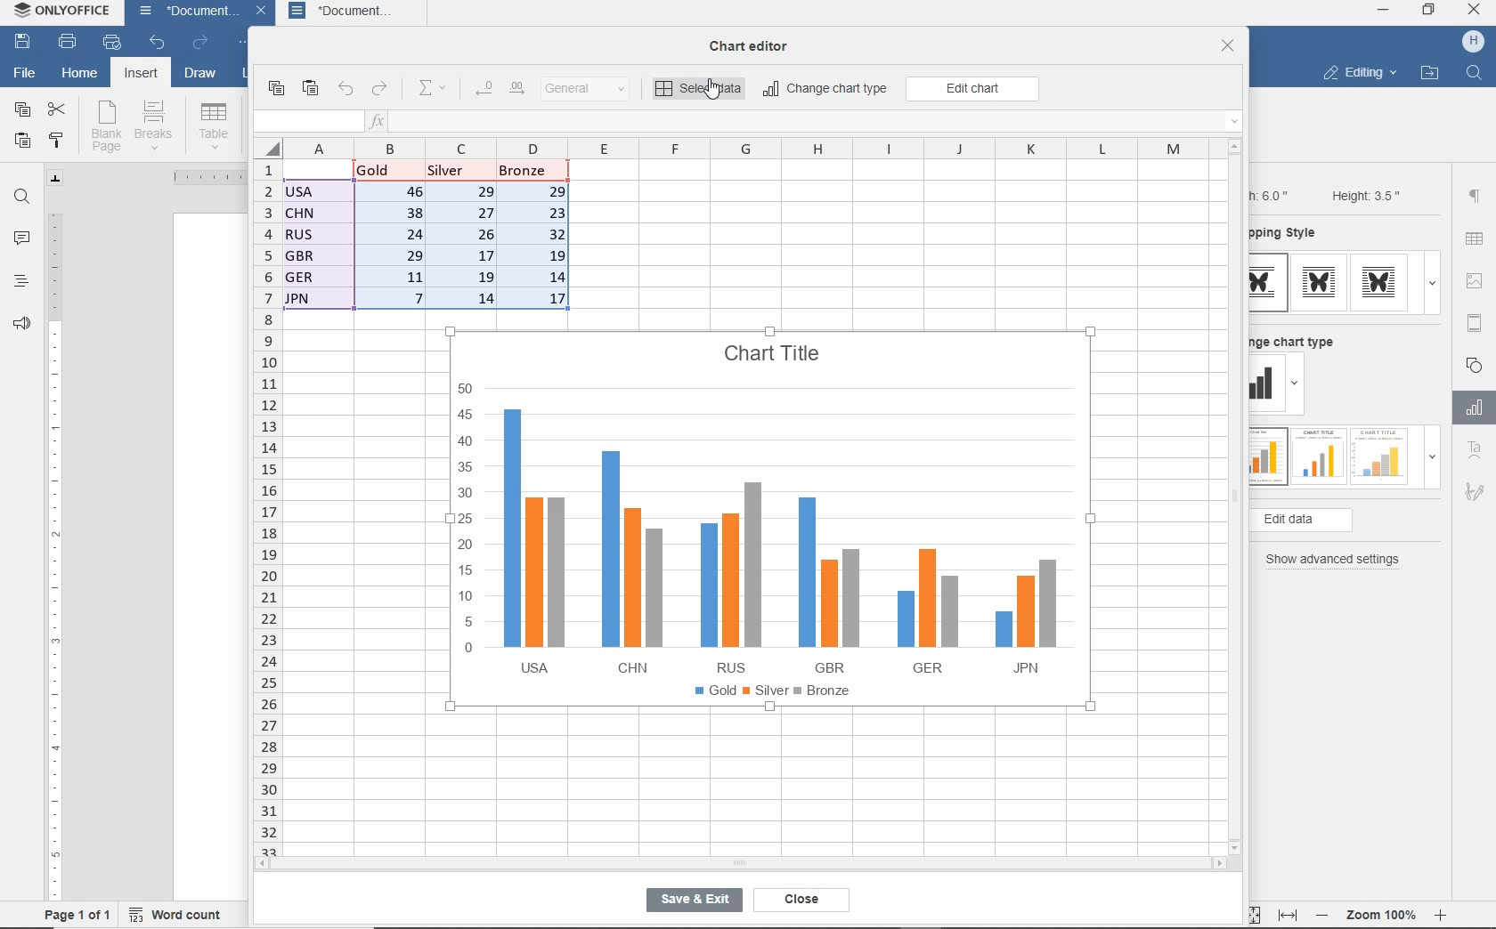 This screenshot has width=1496, height=929. Describe the element at coordinates (20, 283) in the screenshot. I see `headings` at that location.